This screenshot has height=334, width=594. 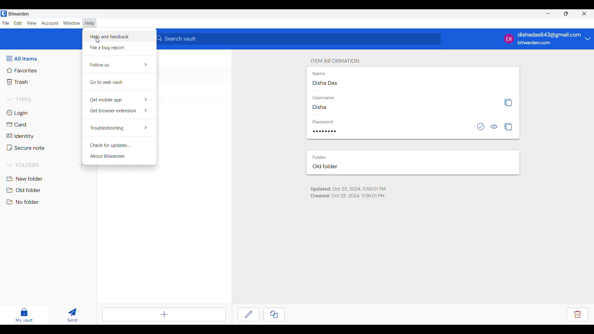 What do you see at coordinates (508, 103) in the screenshot?
I see `Copy respective detail` at bounding box center [508, 103].